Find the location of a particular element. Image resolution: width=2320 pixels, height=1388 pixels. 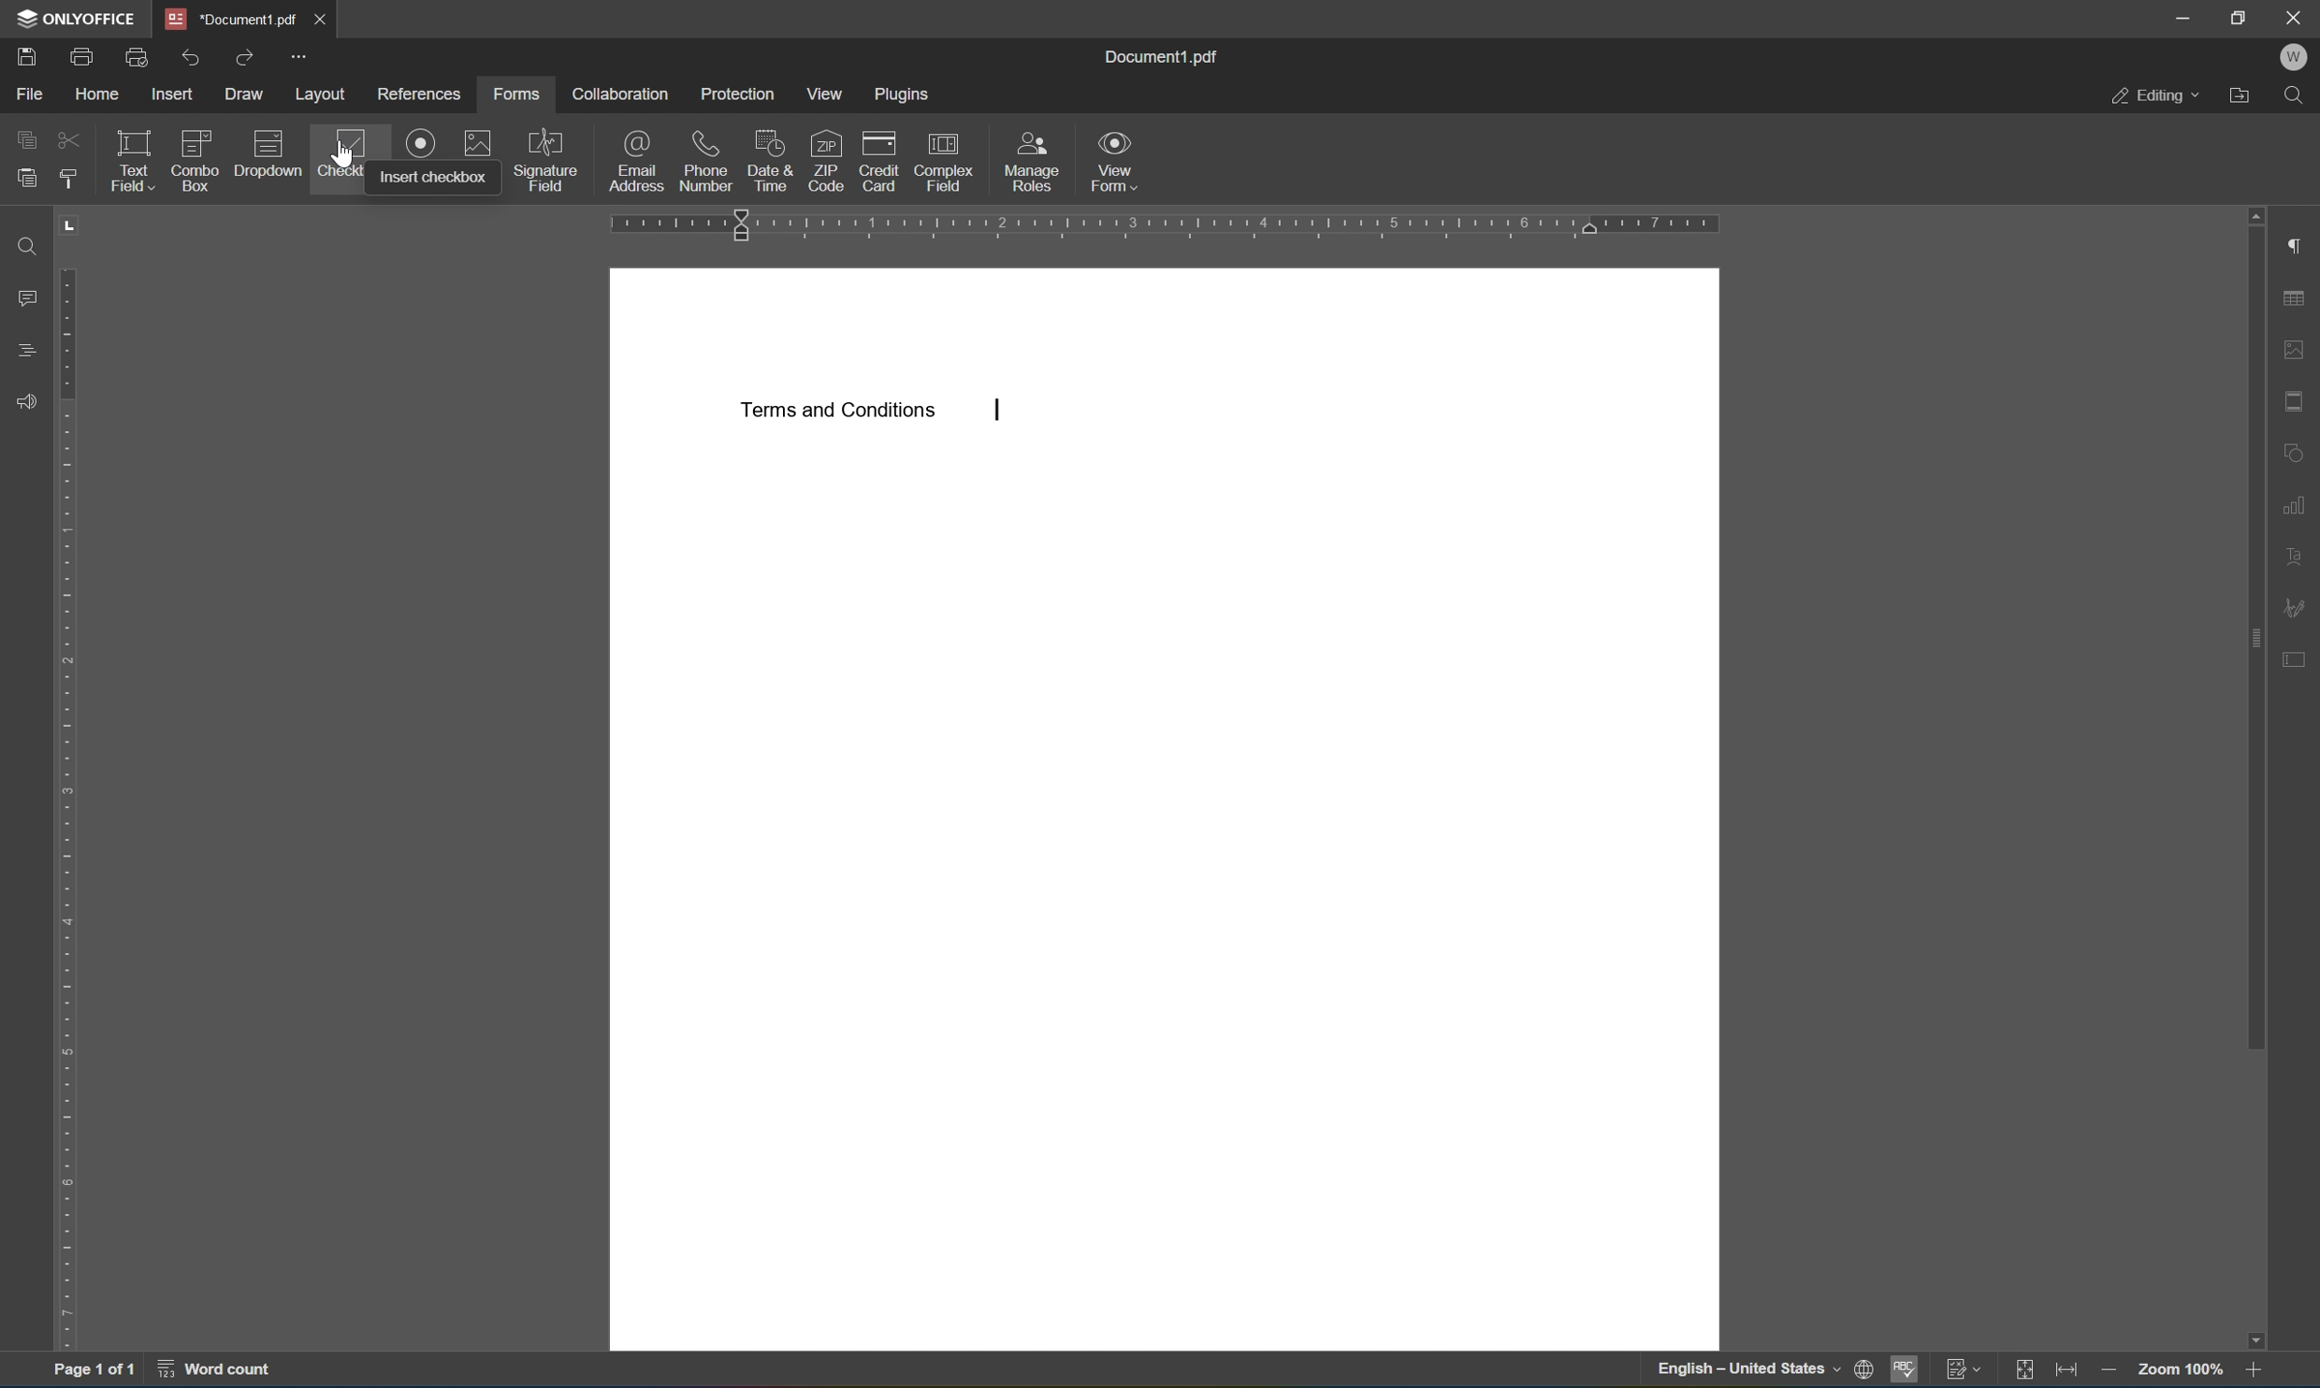

header & footer settings is located at coordinates (2298, 404).